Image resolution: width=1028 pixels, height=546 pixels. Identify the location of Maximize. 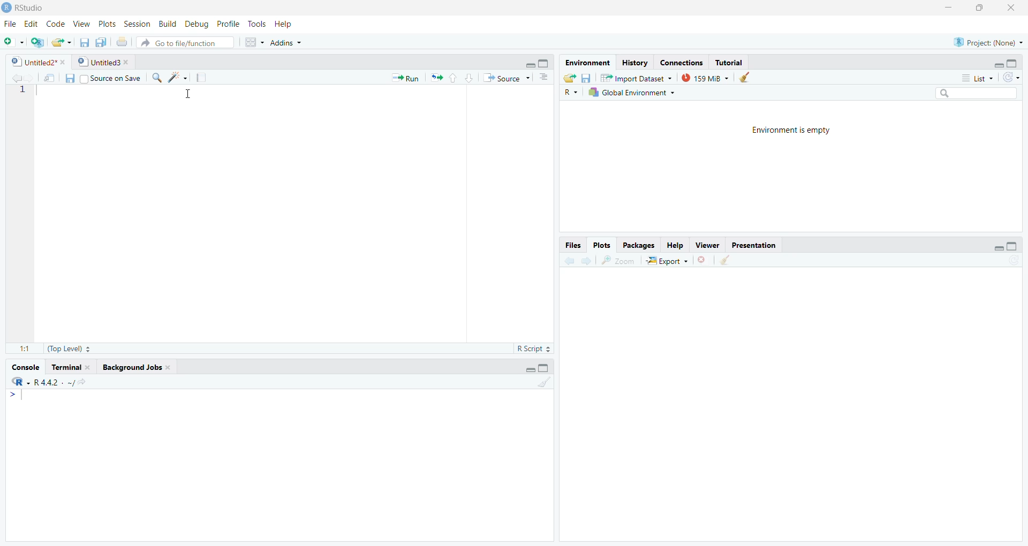
(545, 64).